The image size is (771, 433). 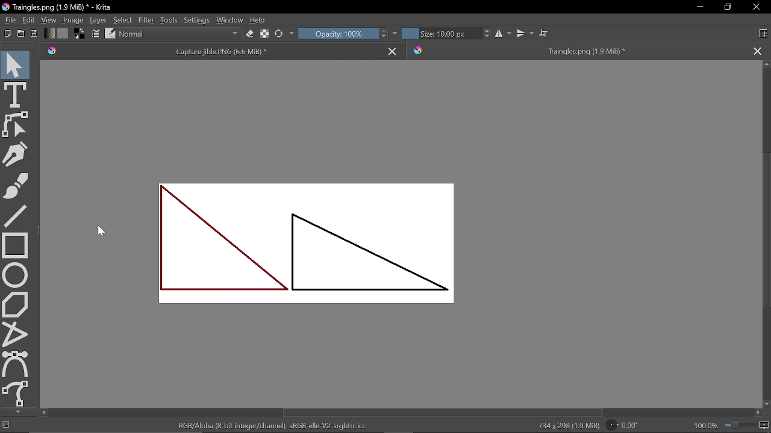 I want to click on Settings, so click(x=196, y=20).